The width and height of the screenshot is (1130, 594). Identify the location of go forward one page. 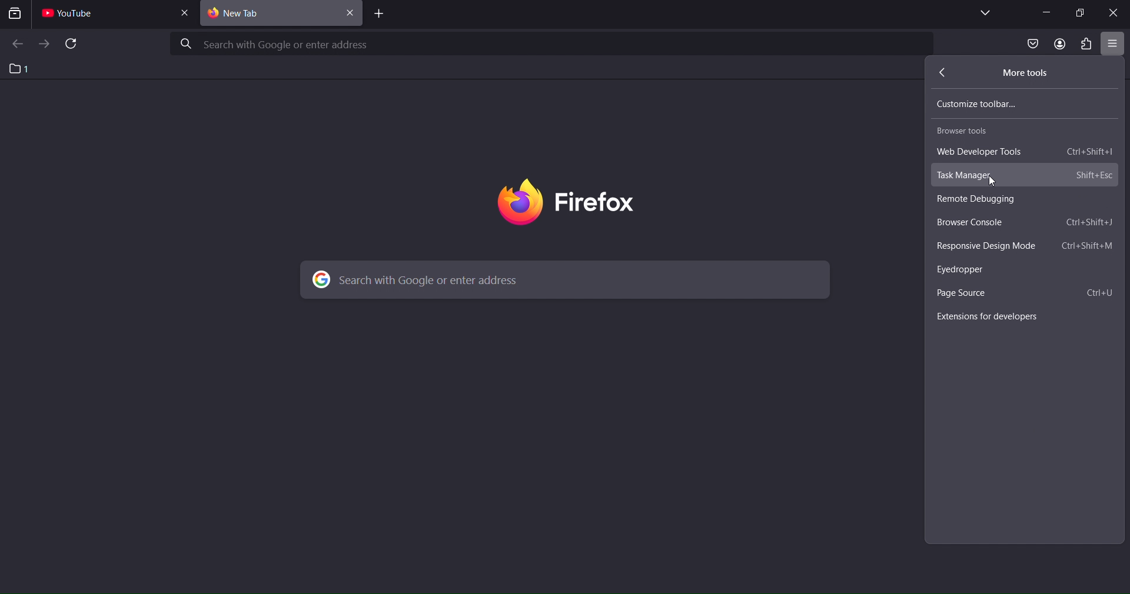
(44, 44).